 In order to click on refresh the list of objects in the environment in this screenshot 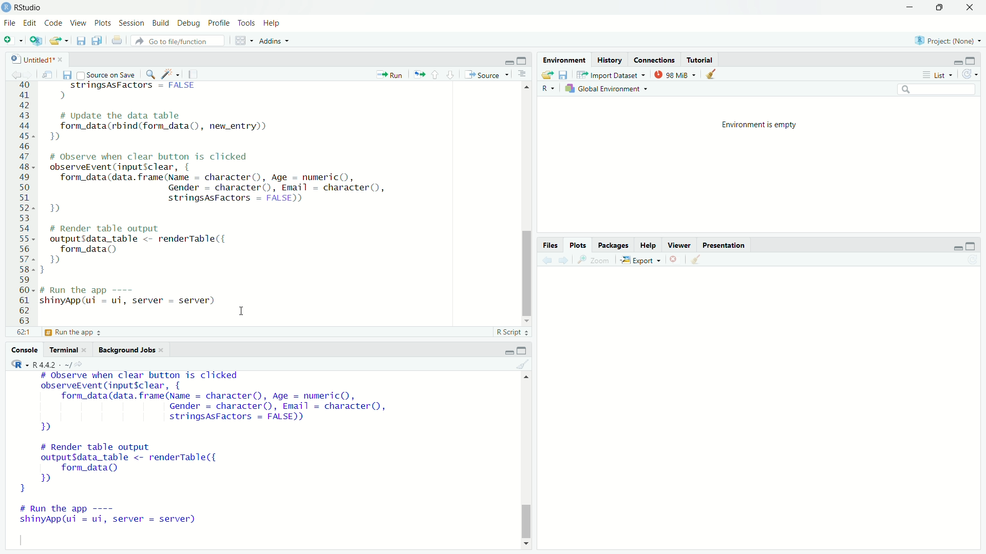, I will do `click(974, 75)`.